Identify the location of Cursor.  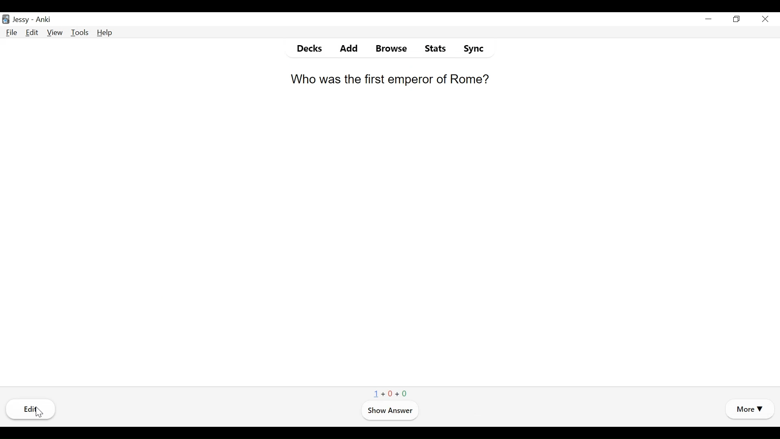
(39, 413).